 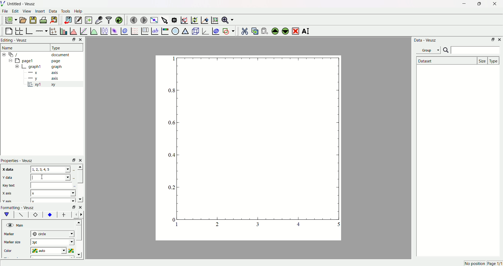 I want to click on move down, so click(x=80, y=255).